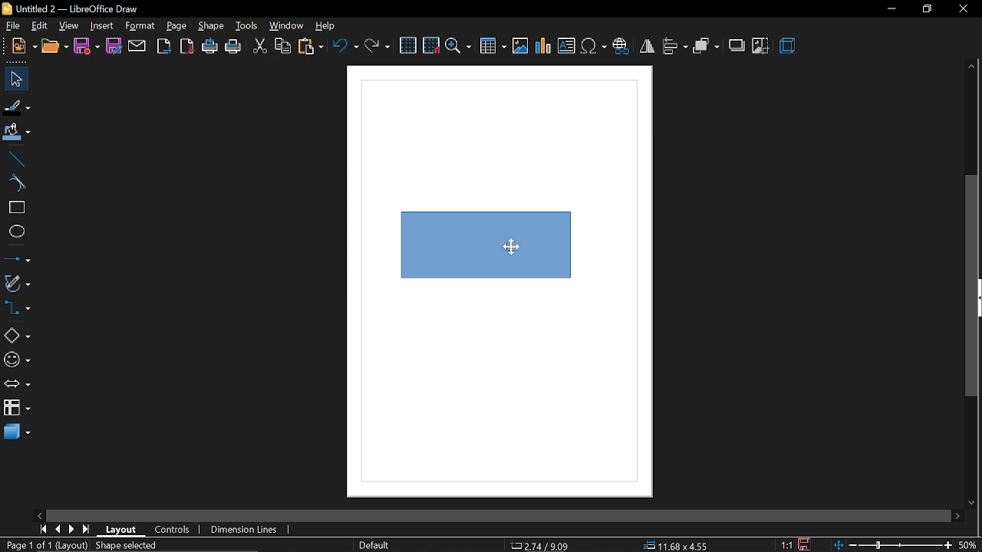 This screenshot has width=982, height=552. I want to click on export as pdf, so click(188, 46).